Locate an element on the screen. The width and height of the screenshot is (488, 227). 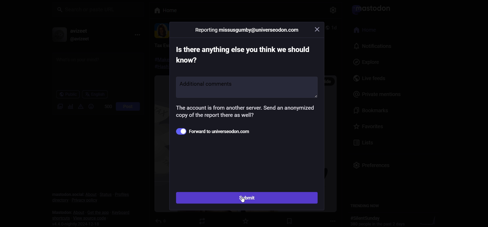
forward is located at coordinates (219, 131).